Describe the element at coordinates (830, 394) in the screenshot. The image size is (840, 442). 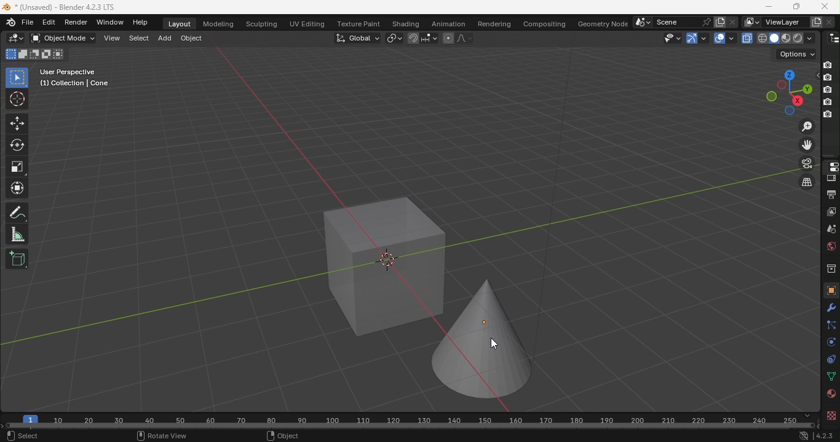
I see `Material` at that location.